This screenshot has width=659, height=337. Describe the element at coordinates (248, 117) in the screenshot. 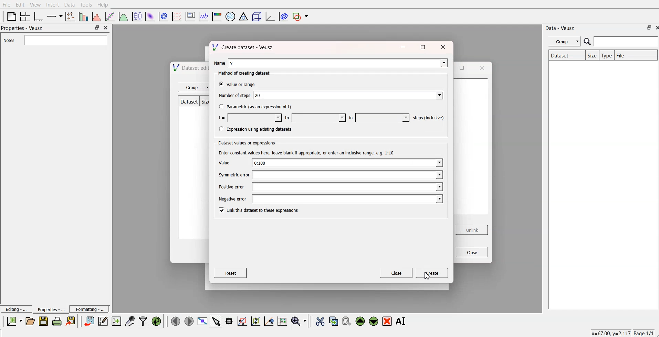

I see `t=` at that location.